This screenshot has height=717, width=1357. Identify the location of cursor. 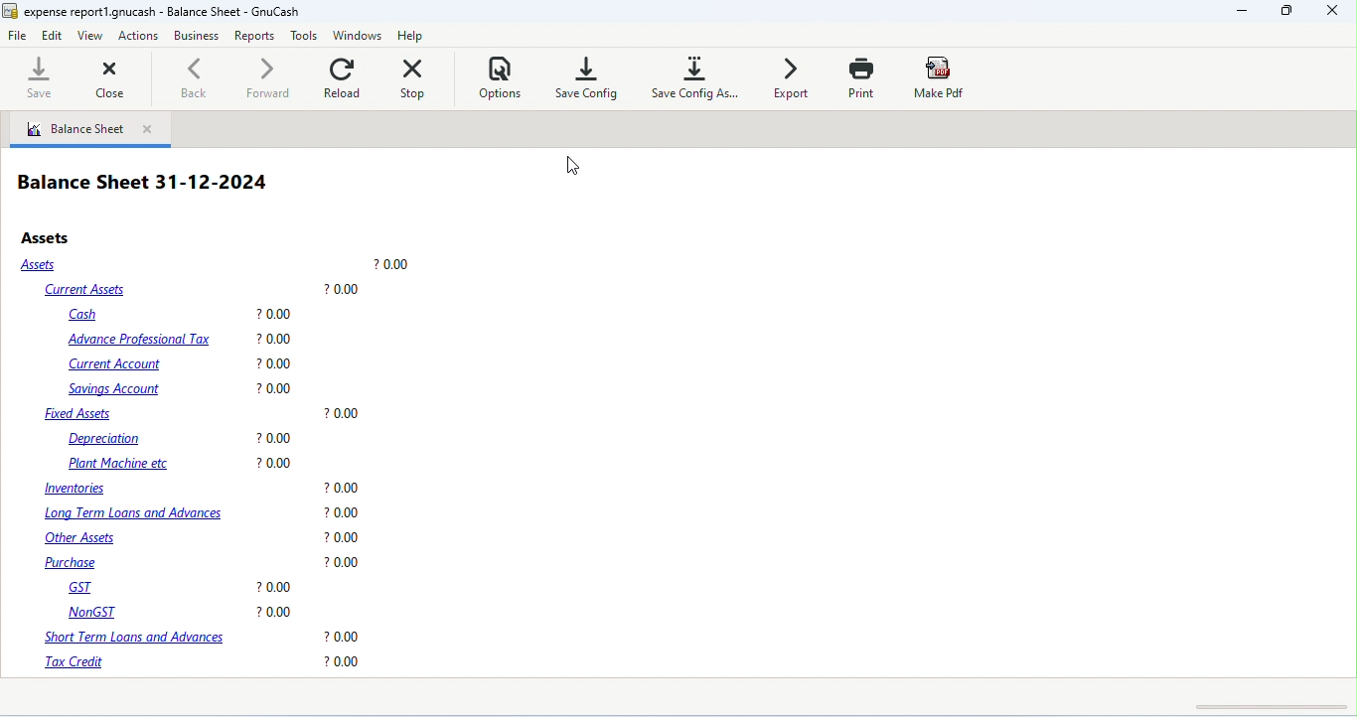
(573, 165).